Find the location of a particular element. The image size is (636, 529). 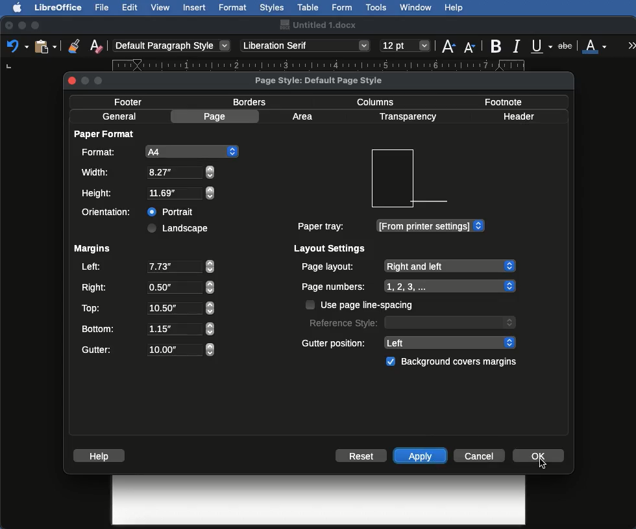

Paper format is located at coordinates (105, 133).